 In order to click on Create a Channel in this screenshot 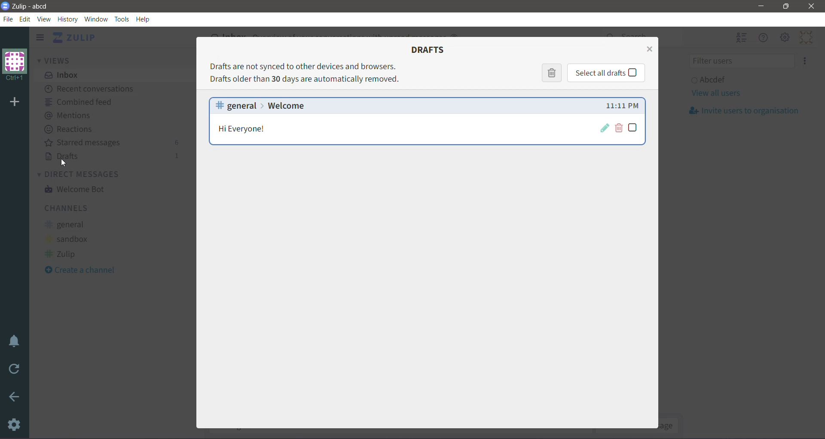, I will do `click(83, 271)`.